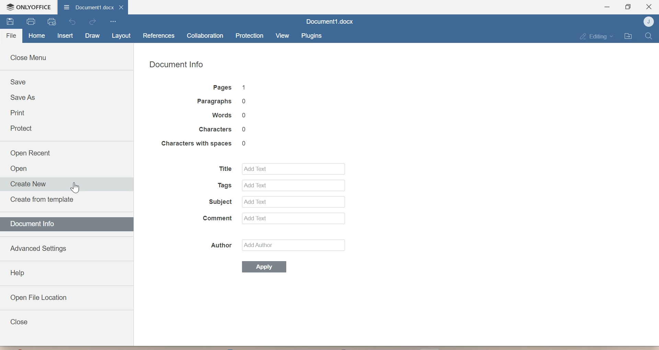  Describe the element at coordinates (249, 34) in the screenshot. I see `Protection` at that location.